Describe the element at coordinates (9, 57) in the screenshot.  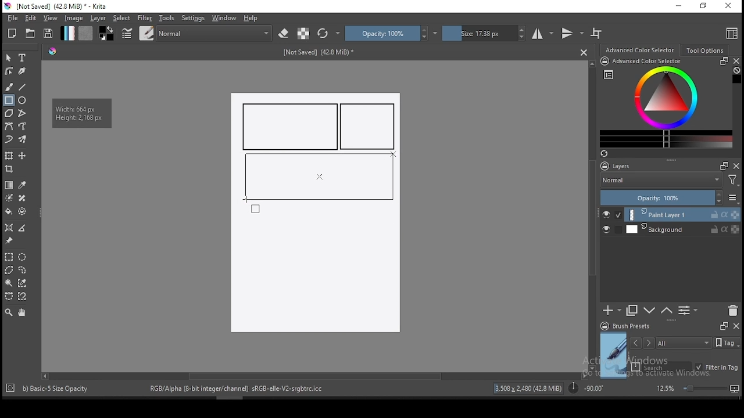
I see `select shapes tool` at that location.